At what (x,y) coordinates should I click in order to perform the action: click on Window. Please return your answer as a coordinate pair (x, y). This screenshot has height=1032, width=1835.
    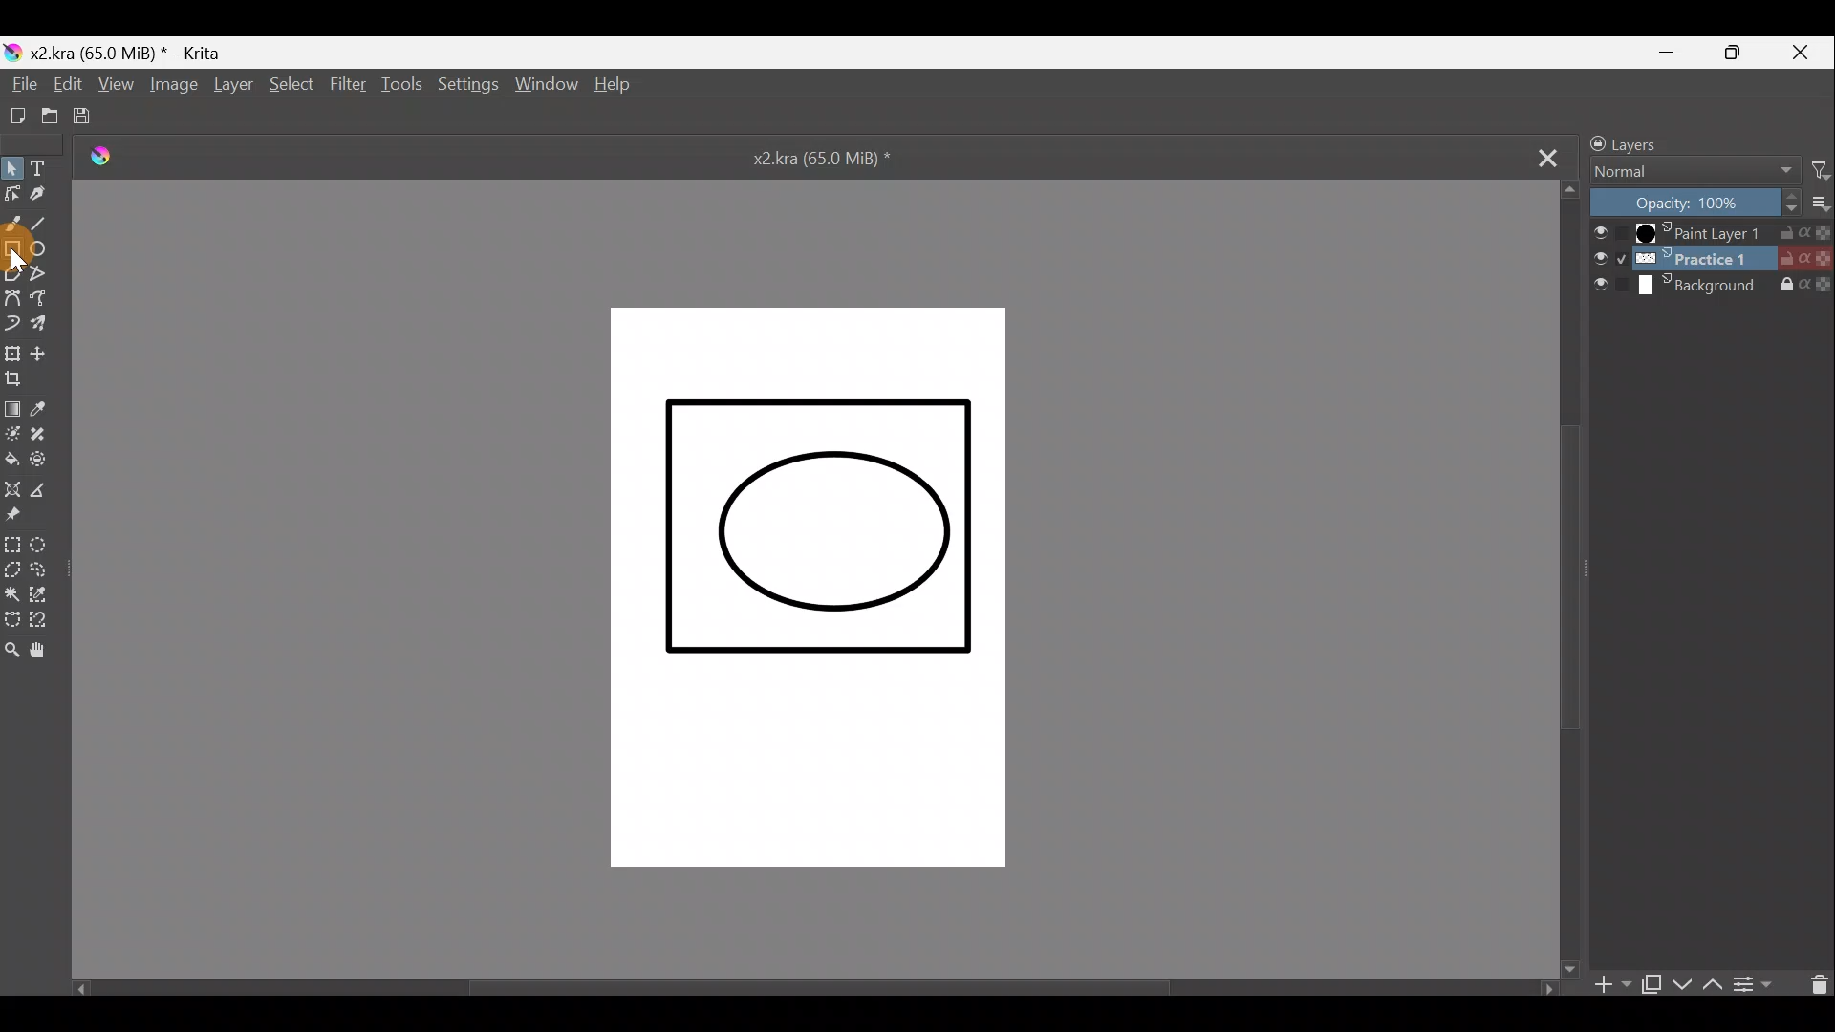
    Looking at the image, I should click on (544, 89).